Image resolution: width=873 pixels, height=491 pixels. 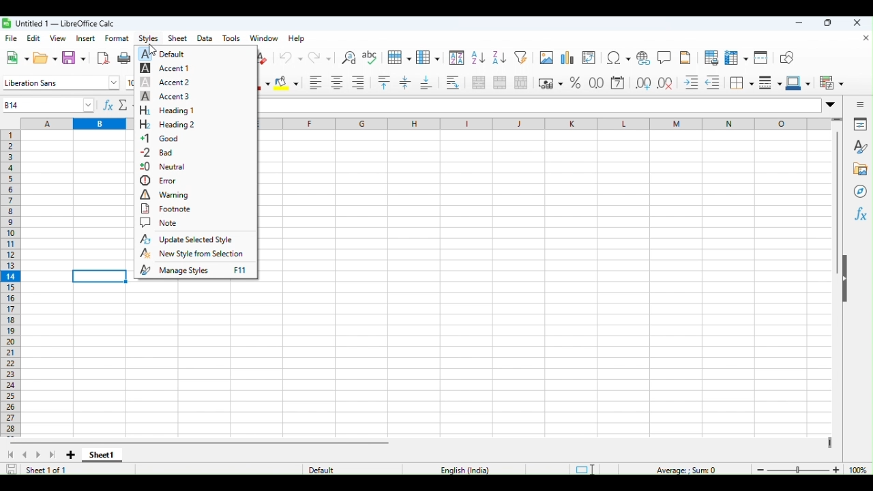 What do you see at coordinates (26, 455) in the screenshot?
I see `Previous sheet` at bounding box center [26, 455].